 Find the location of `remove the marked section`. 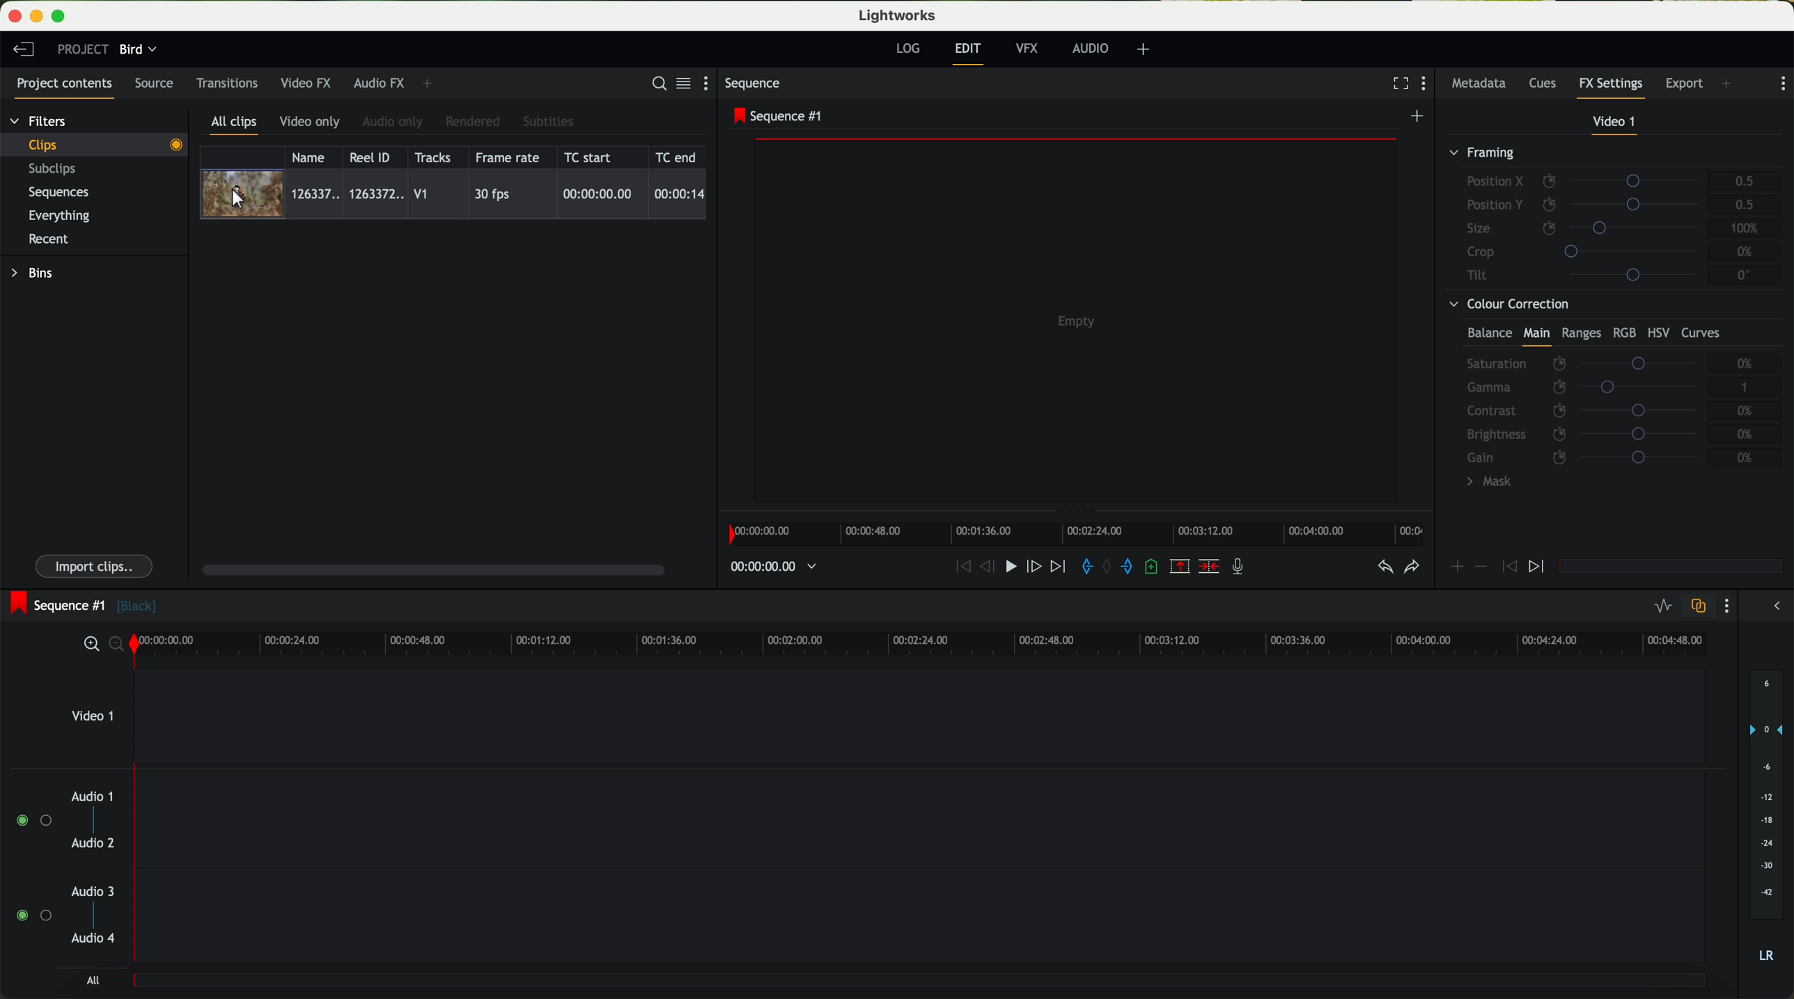

remove the marked section is located at coordinates (1181, 567).